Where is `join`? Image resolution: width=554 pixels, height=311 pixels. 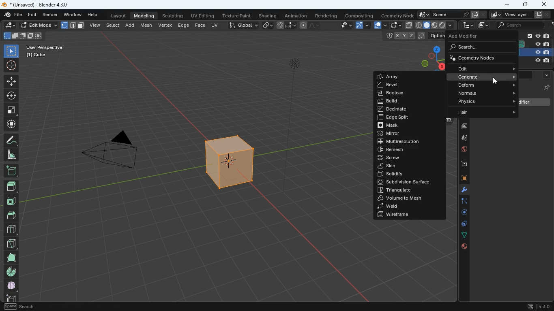
join is located at coordinates (285, 25).